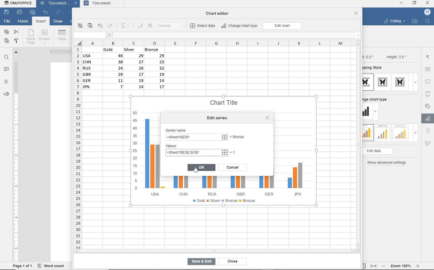 This screenshot has width=434, height=270. I want to click on type 3, so click(401, 82).